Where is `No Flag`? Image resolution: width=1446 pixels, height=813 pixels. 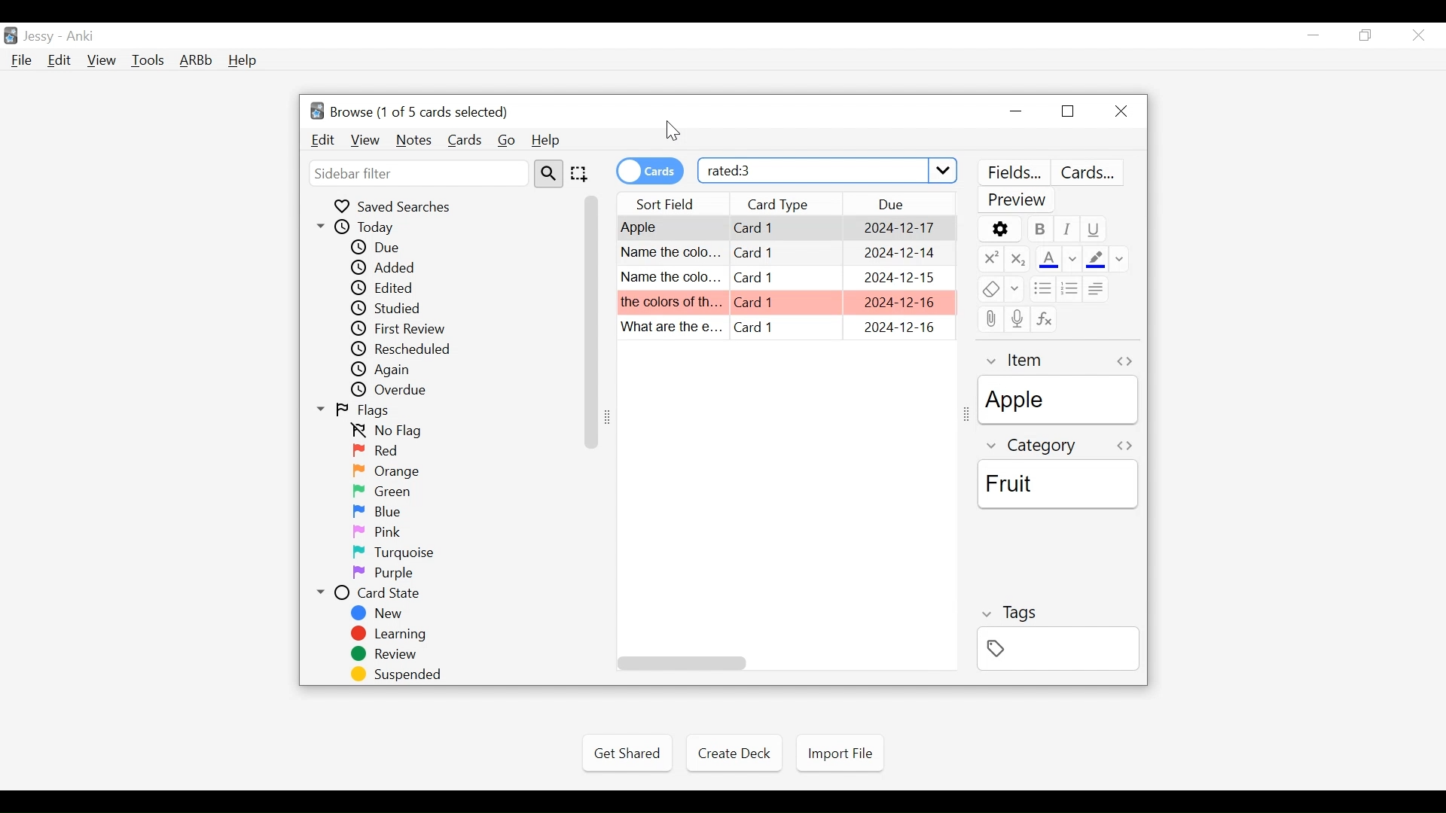
No Flag is located at coordinates (392, 431).